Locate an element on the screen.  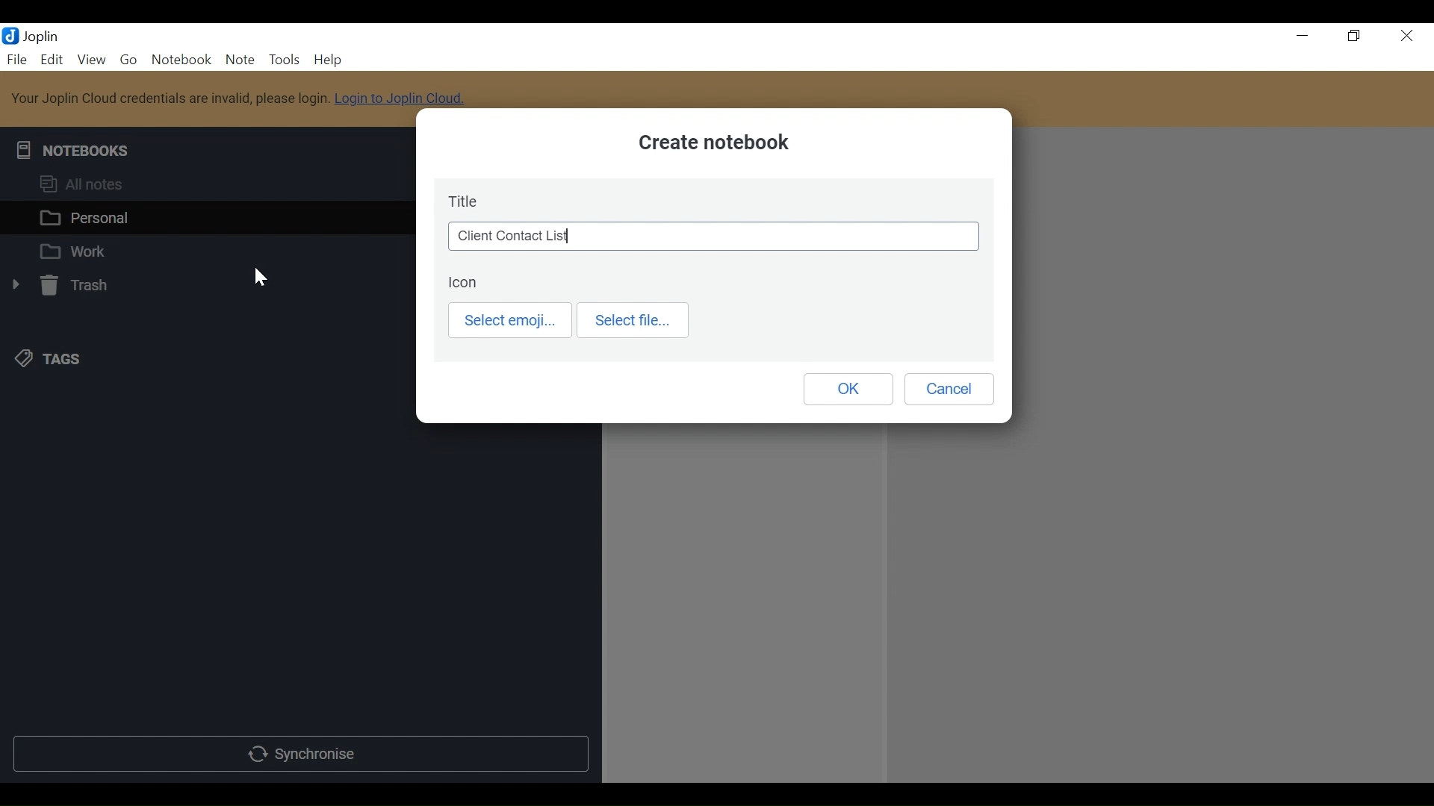
Title is located at coordinates (465, 200).